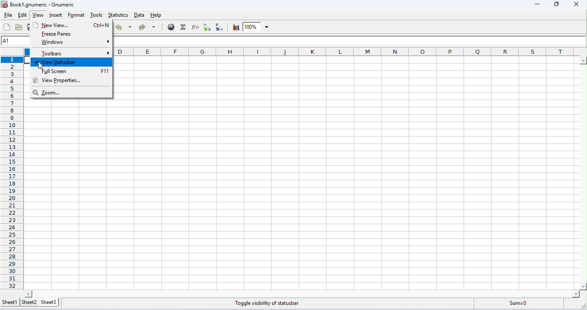  Describe the element at coordinates (351, 51) in the screenshot. I see `column headings` at that location.